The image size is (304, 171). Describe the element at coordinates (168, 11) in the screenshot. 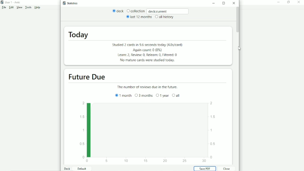

I see `deck:current` at that location.